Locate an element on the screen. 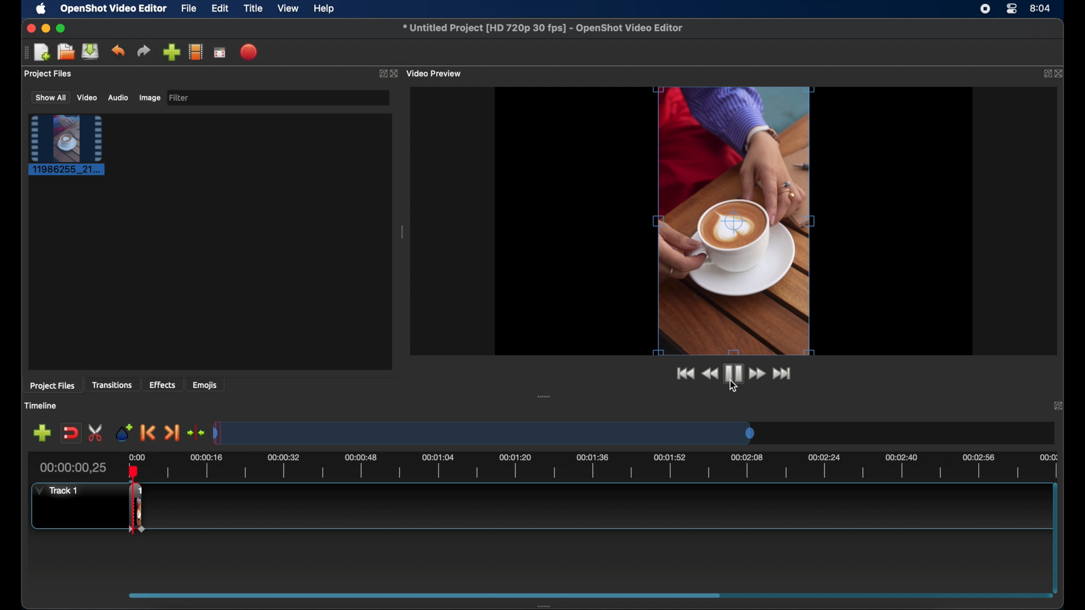 This screenshot has width=1085, height=610. minimize is located at coordinates (46, 28).